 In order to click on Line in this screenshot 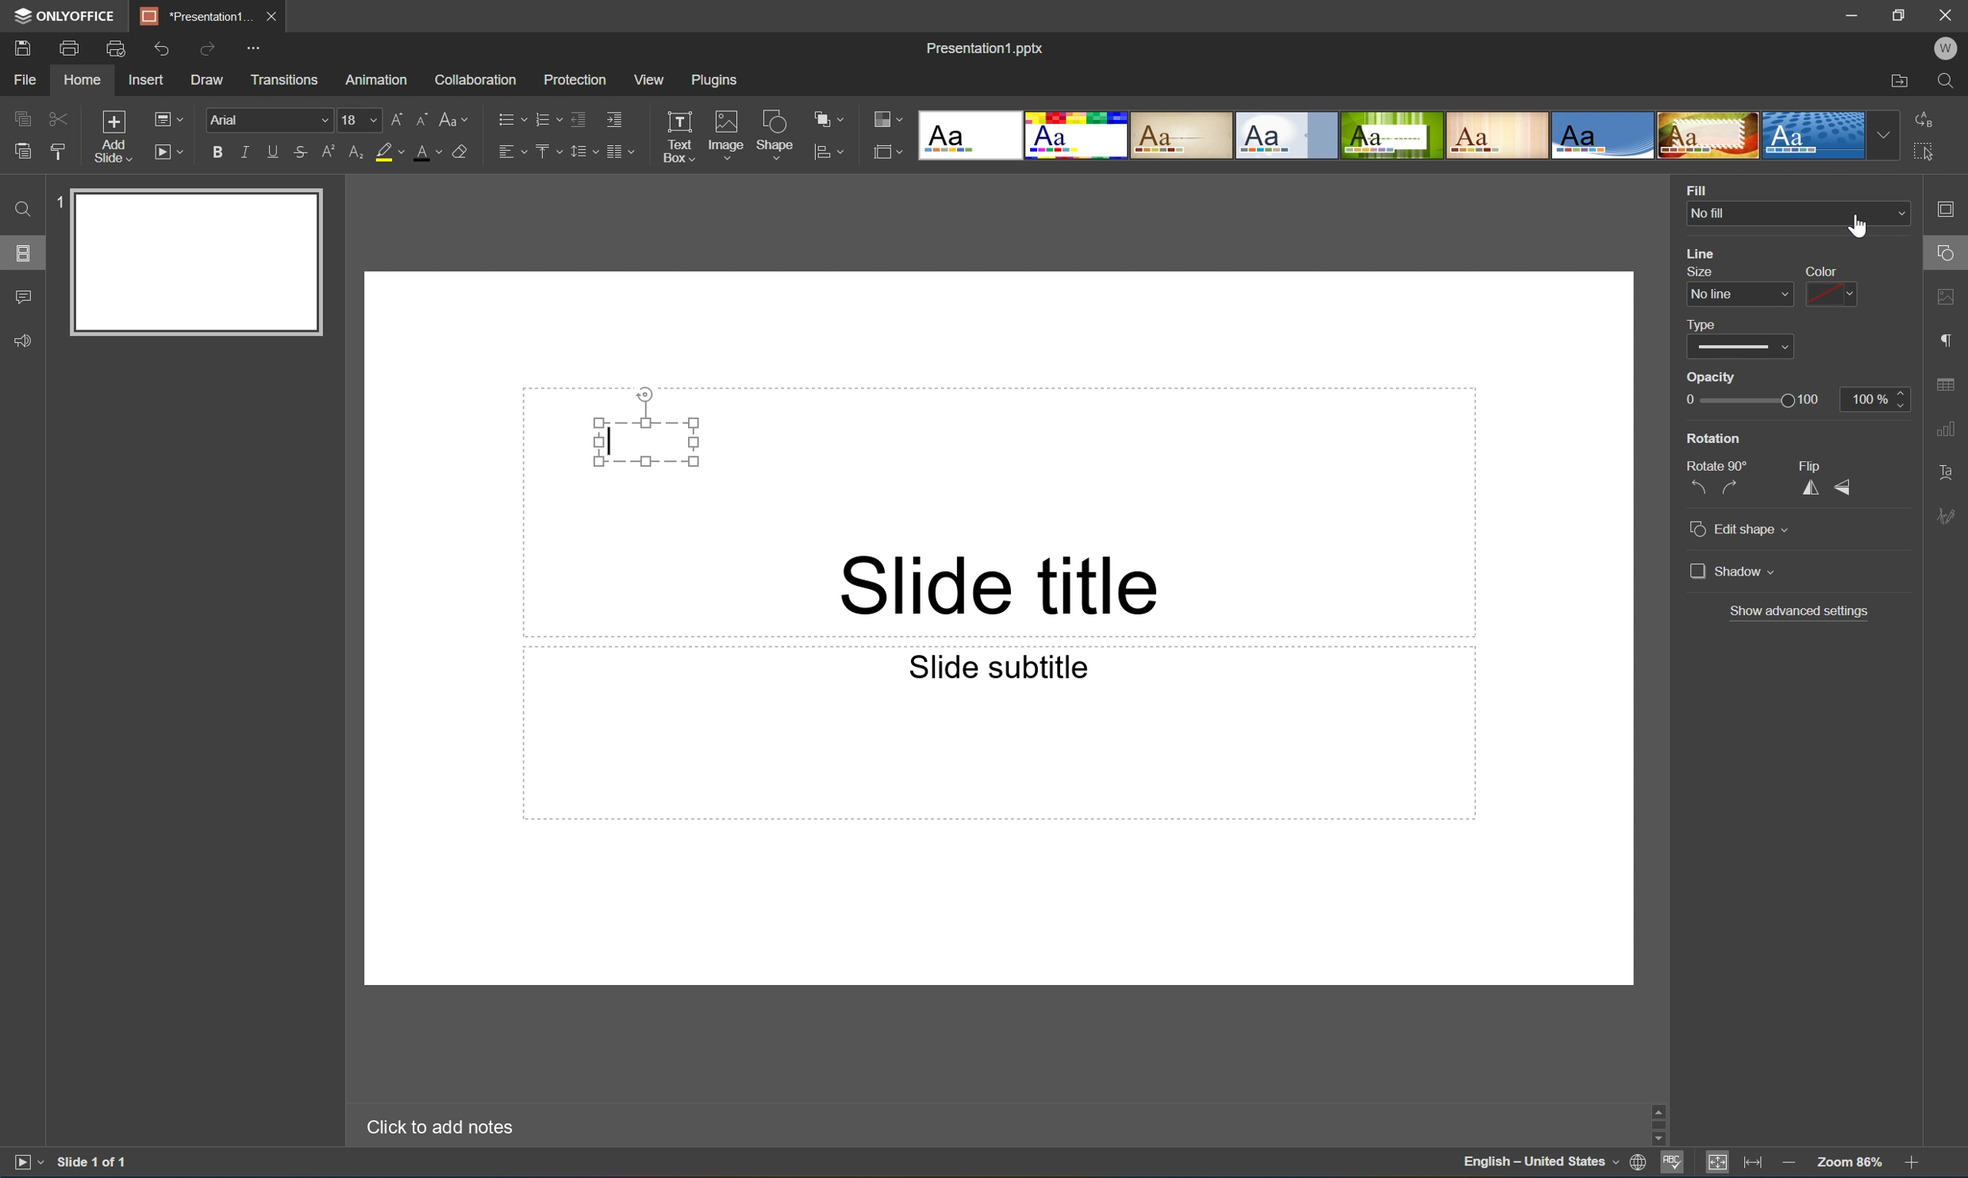, I will do `click(1701, 254)`.